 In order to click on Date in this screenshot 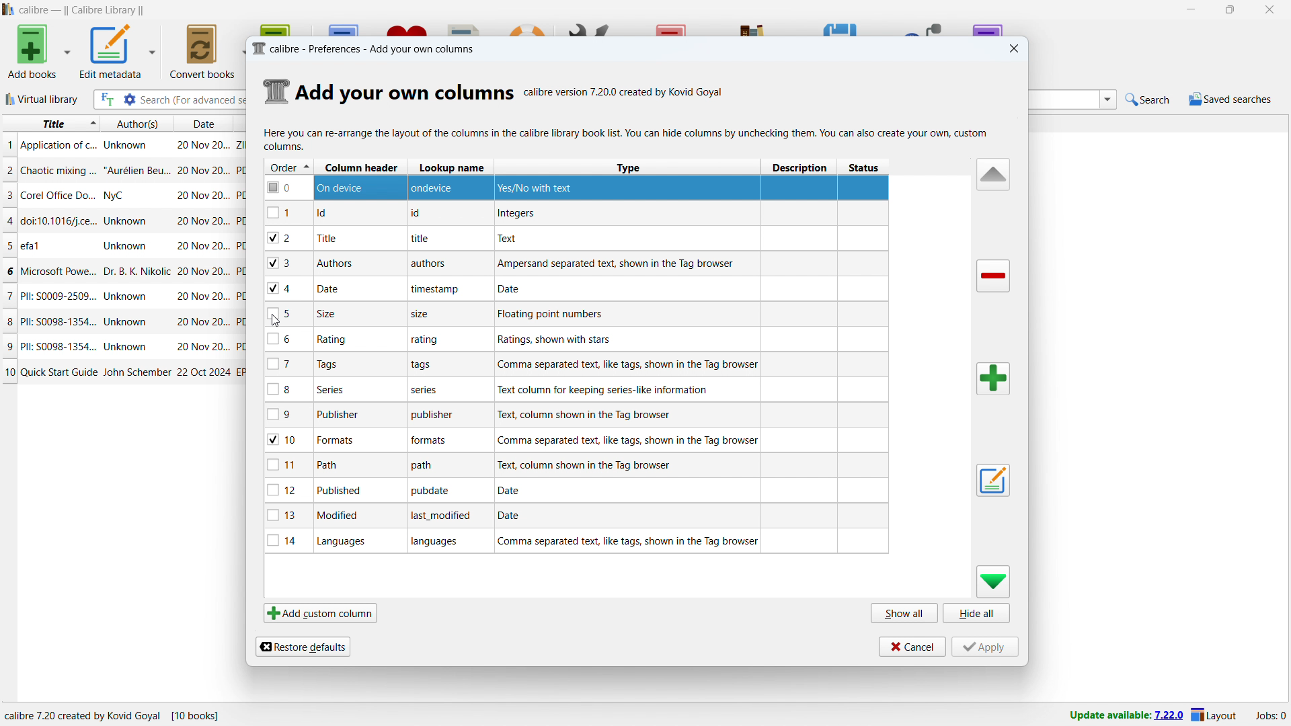, I will do `click(518, 288)`.